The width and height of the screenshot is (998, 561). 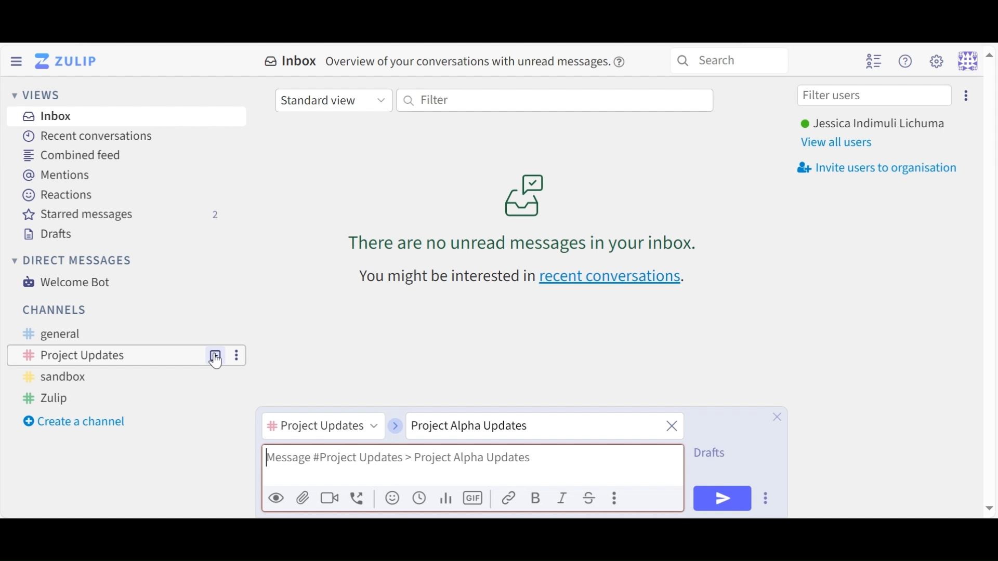 What do you see at coordinates (777, 417) in the screenshot?
I see `Close` at bounding box center [777, 417].